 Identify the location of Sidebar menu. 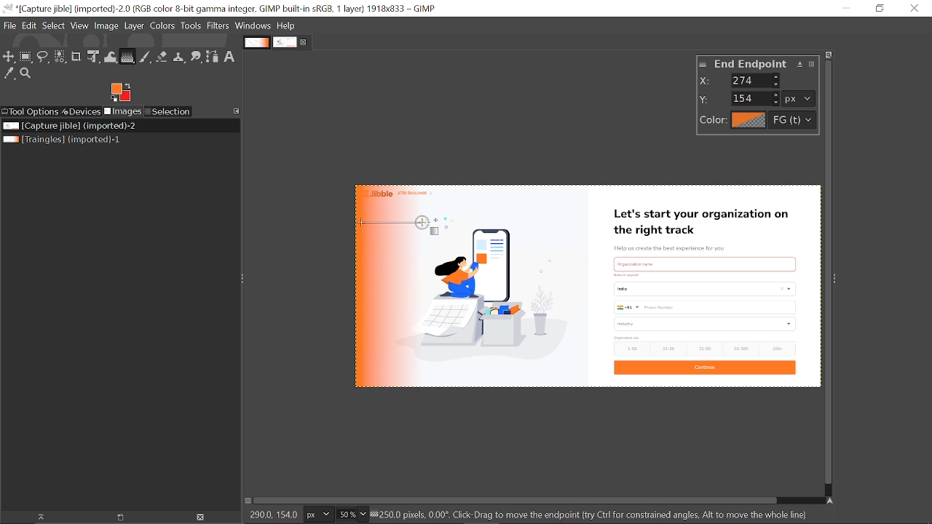
(839, 276).